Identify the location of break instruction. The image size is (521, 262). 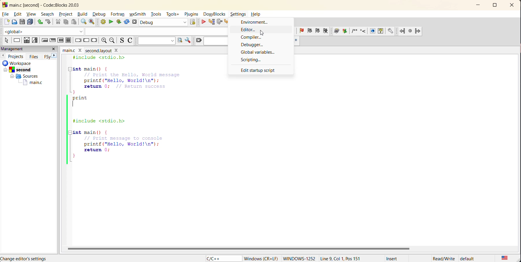
(77, 40).